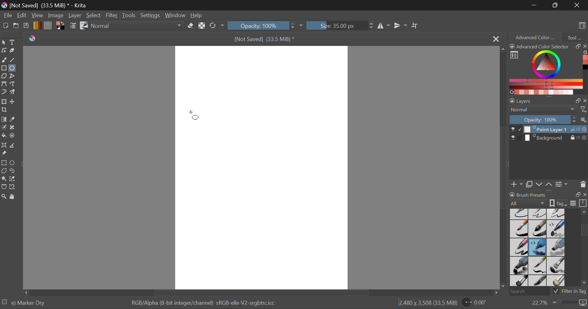 This screenshot has height=309, width=588. Describe the element at coordinates (196, 117) in the screenshot. I see `MOUSE_DOWN Cursor Position` at that location.